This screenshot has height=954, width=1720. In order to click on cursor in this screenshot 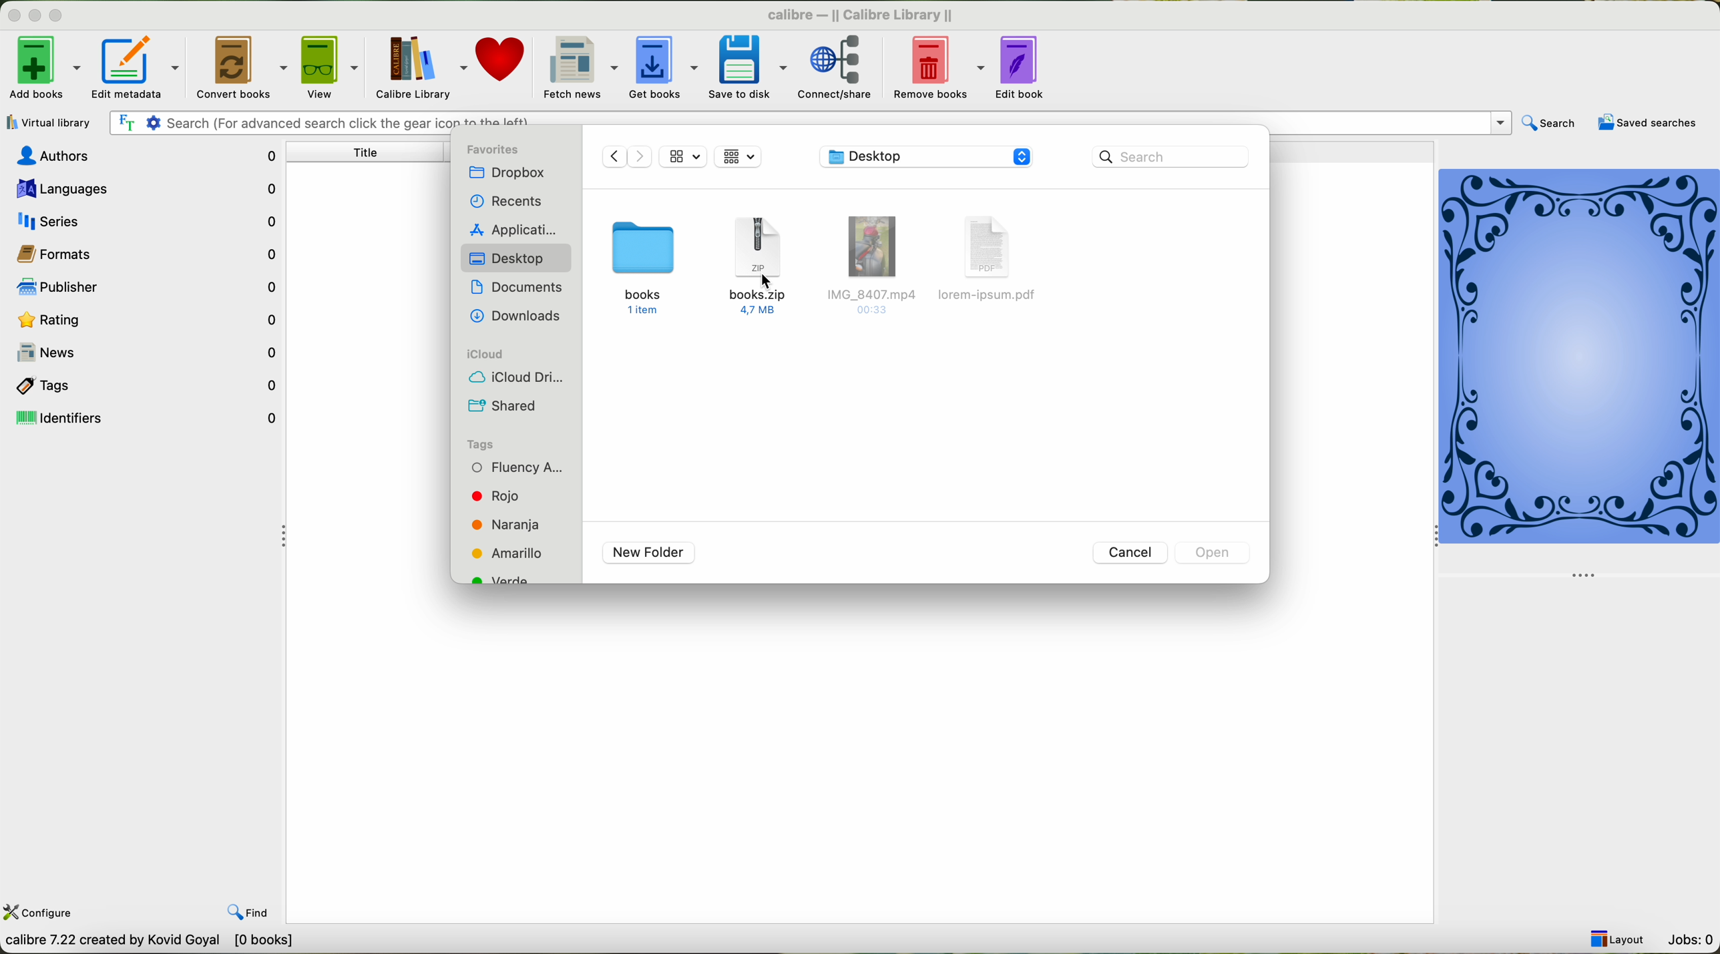, I will do `click(770, 281)`.